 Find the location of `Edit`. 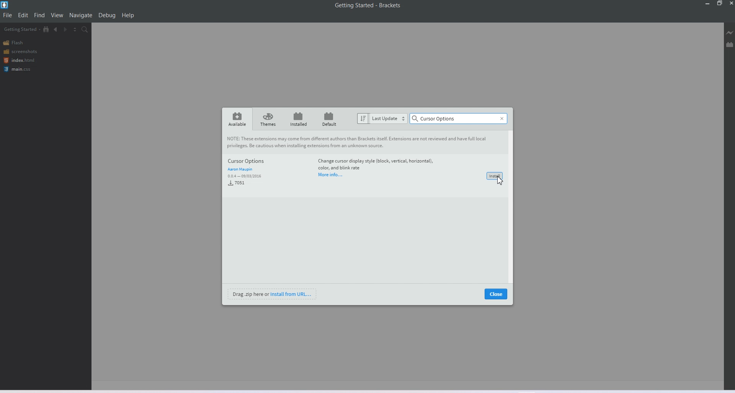

Edit is located at coordinates (23, 15).